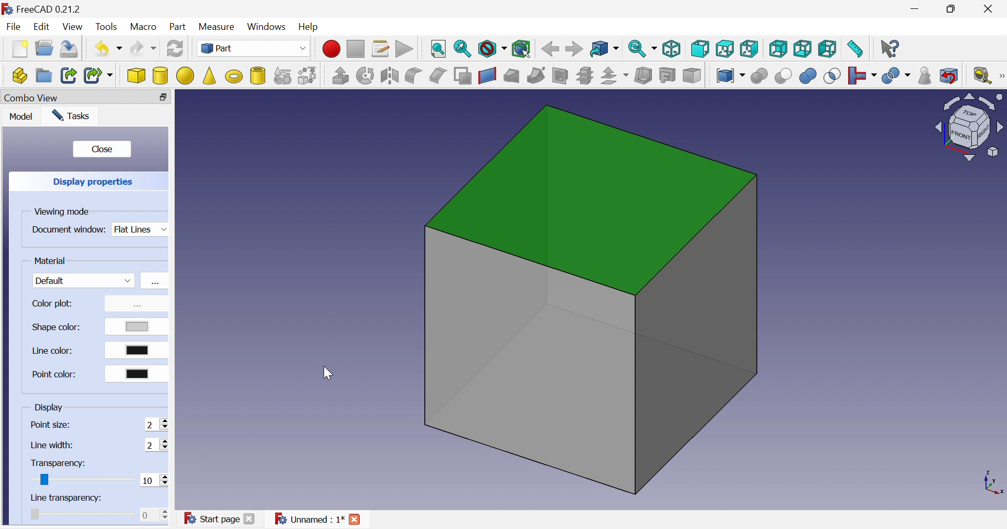 This screenshot has height=529, width=1007. Describe the element at coordinates (145, 98) in the screenshot. I see `Restore down` at that location.